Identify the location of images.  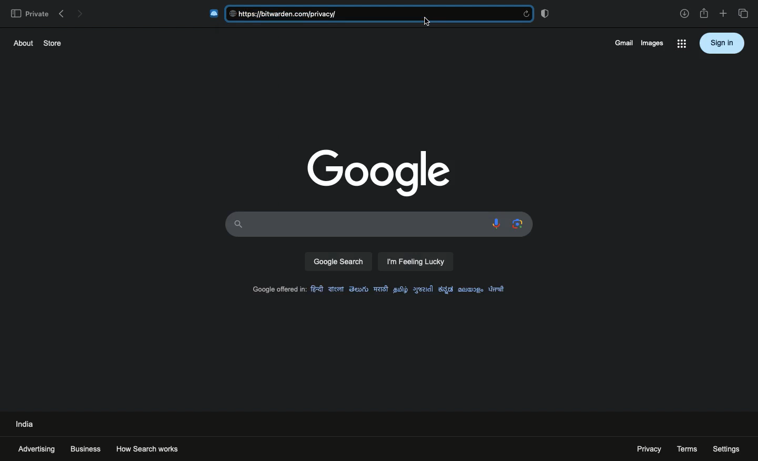
(652, 43).